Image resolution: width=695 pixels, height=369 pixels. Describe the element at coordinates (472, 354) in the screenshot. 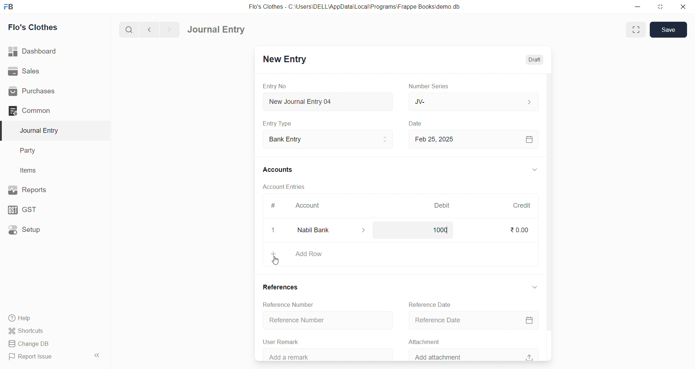

I see `Add attachment` at that location.